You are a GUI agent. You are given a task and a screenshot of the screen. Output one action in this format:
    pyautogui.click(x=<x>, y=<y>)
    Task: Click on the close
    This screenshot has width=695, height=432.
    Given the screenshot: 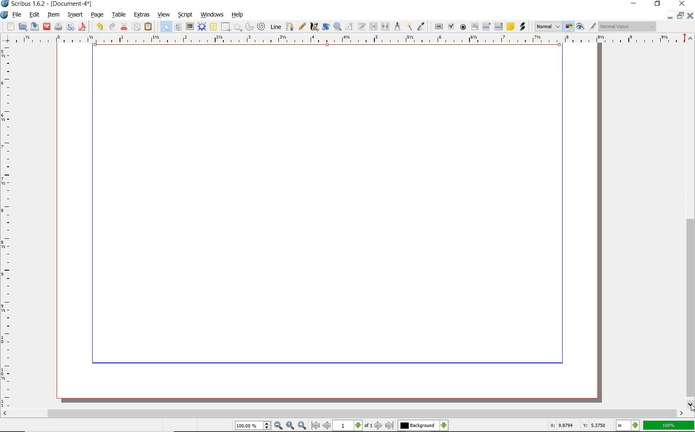 What is the action you would take?
    pyautogui.click(x=47, y=27)
    